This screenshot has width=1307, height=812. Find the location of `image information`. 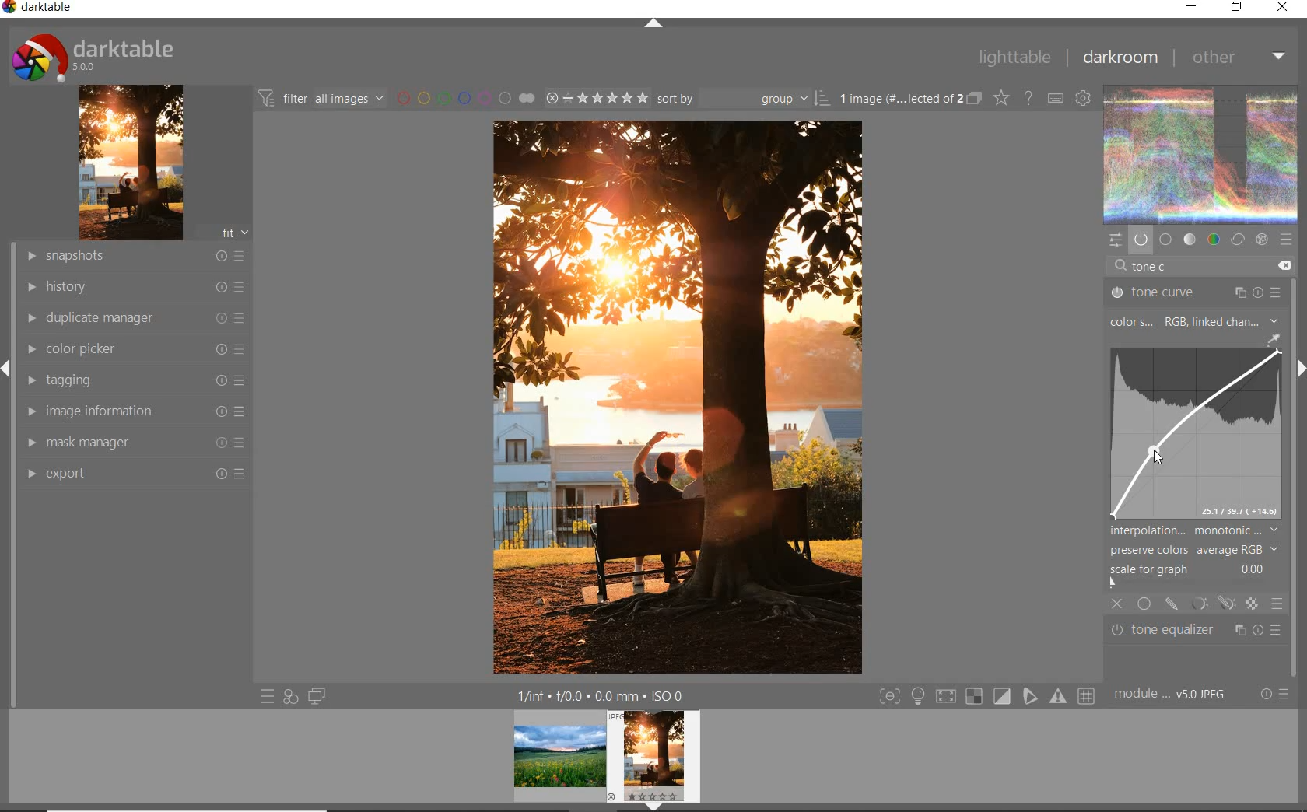

image information is located at coordinates (132, 411).